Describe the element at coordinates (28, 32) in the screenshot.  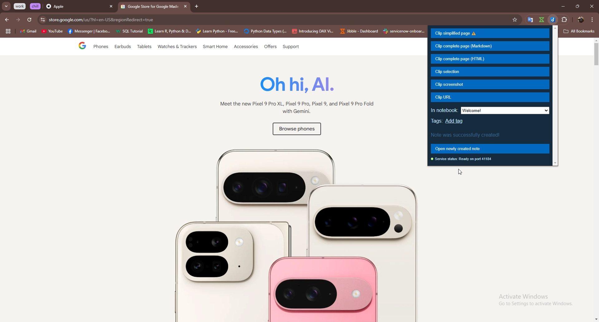
I see `gmail` at that location.